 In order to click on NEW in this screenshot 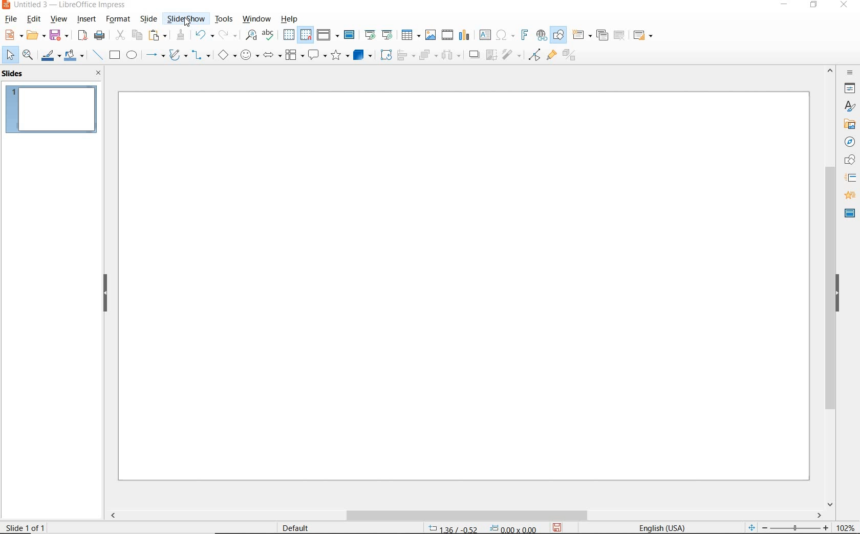, I will do `click(12, 34)`.